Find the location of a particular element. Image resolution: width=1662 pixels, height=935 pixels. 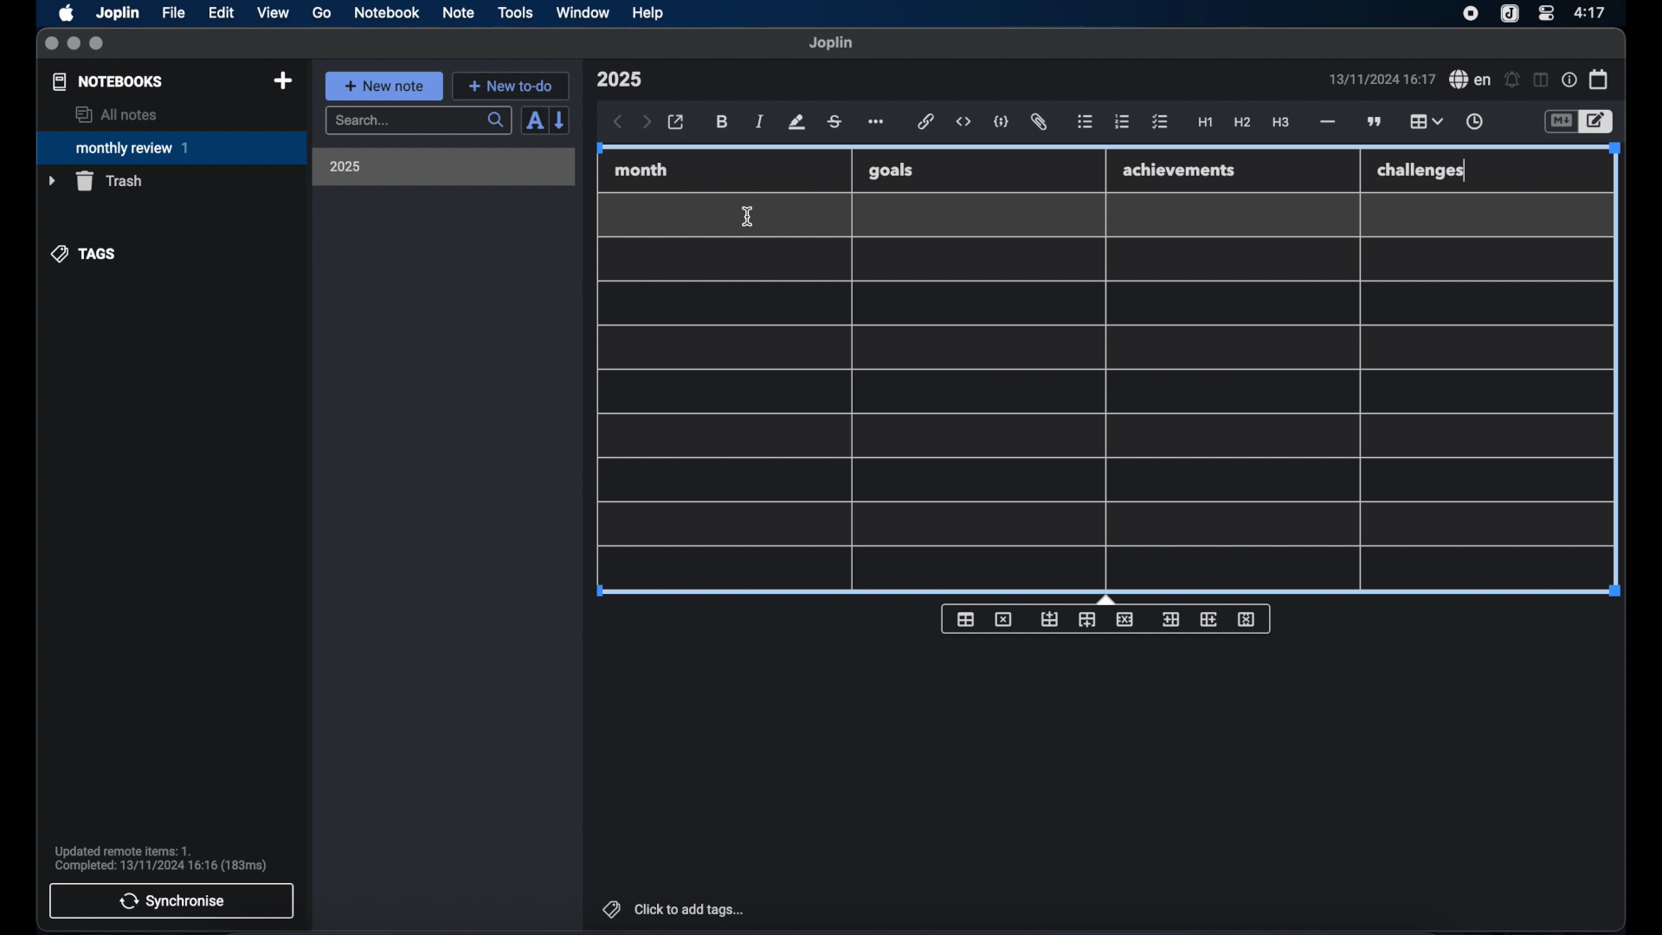

spel check is located at coordinates (1471, 80).